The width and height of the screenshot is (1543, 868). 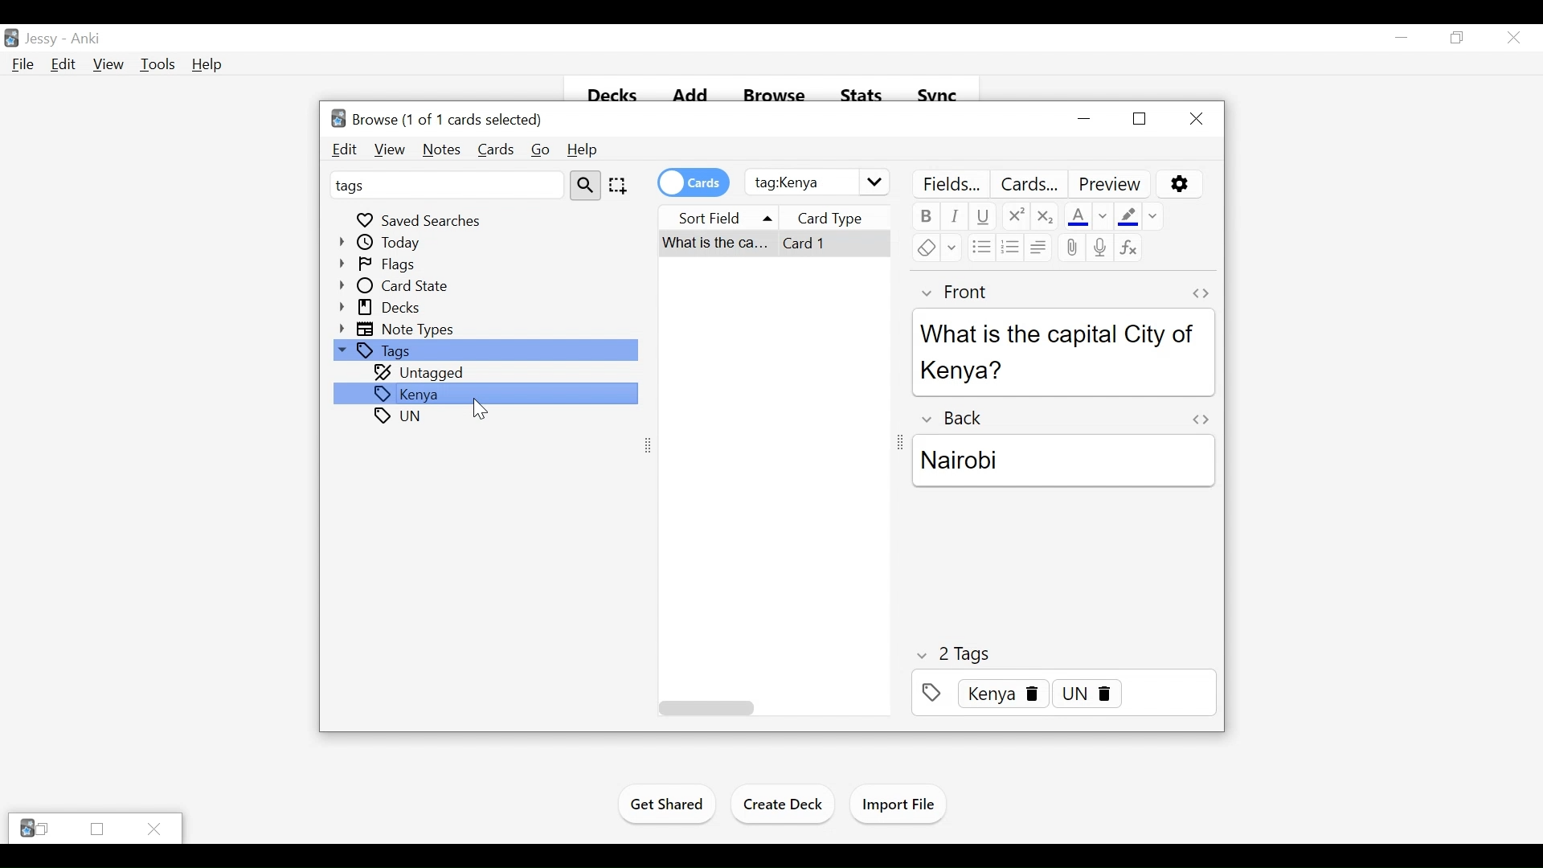 What do you see at coordinates (1512, 38) in the screenshot?
I see `Close` at bounding box center [1512, 38].